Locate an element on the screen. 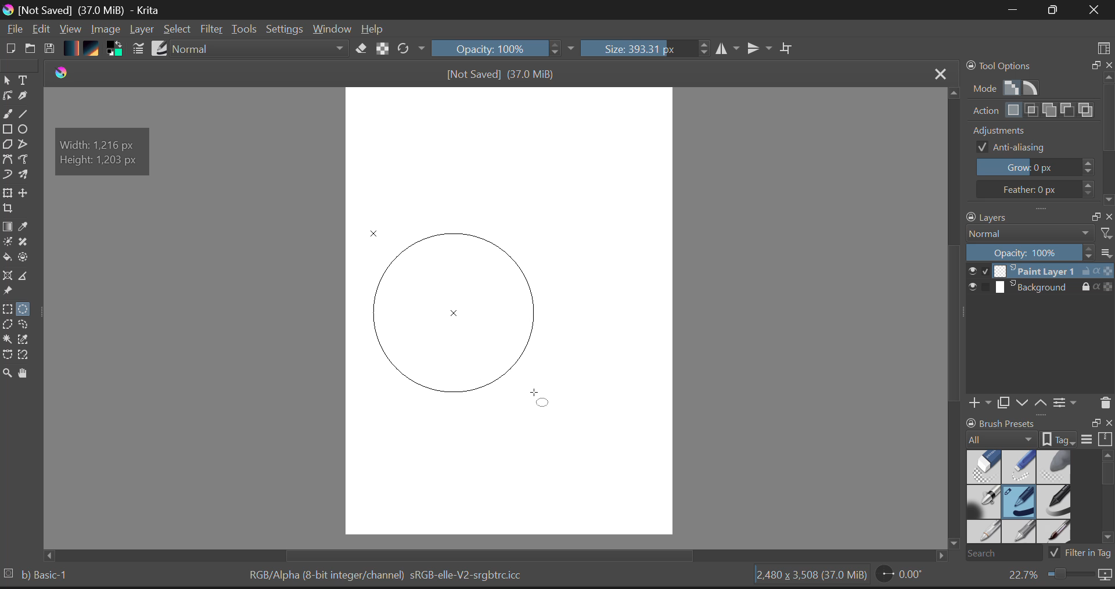  Zoom is located at coordinates (7, 372).